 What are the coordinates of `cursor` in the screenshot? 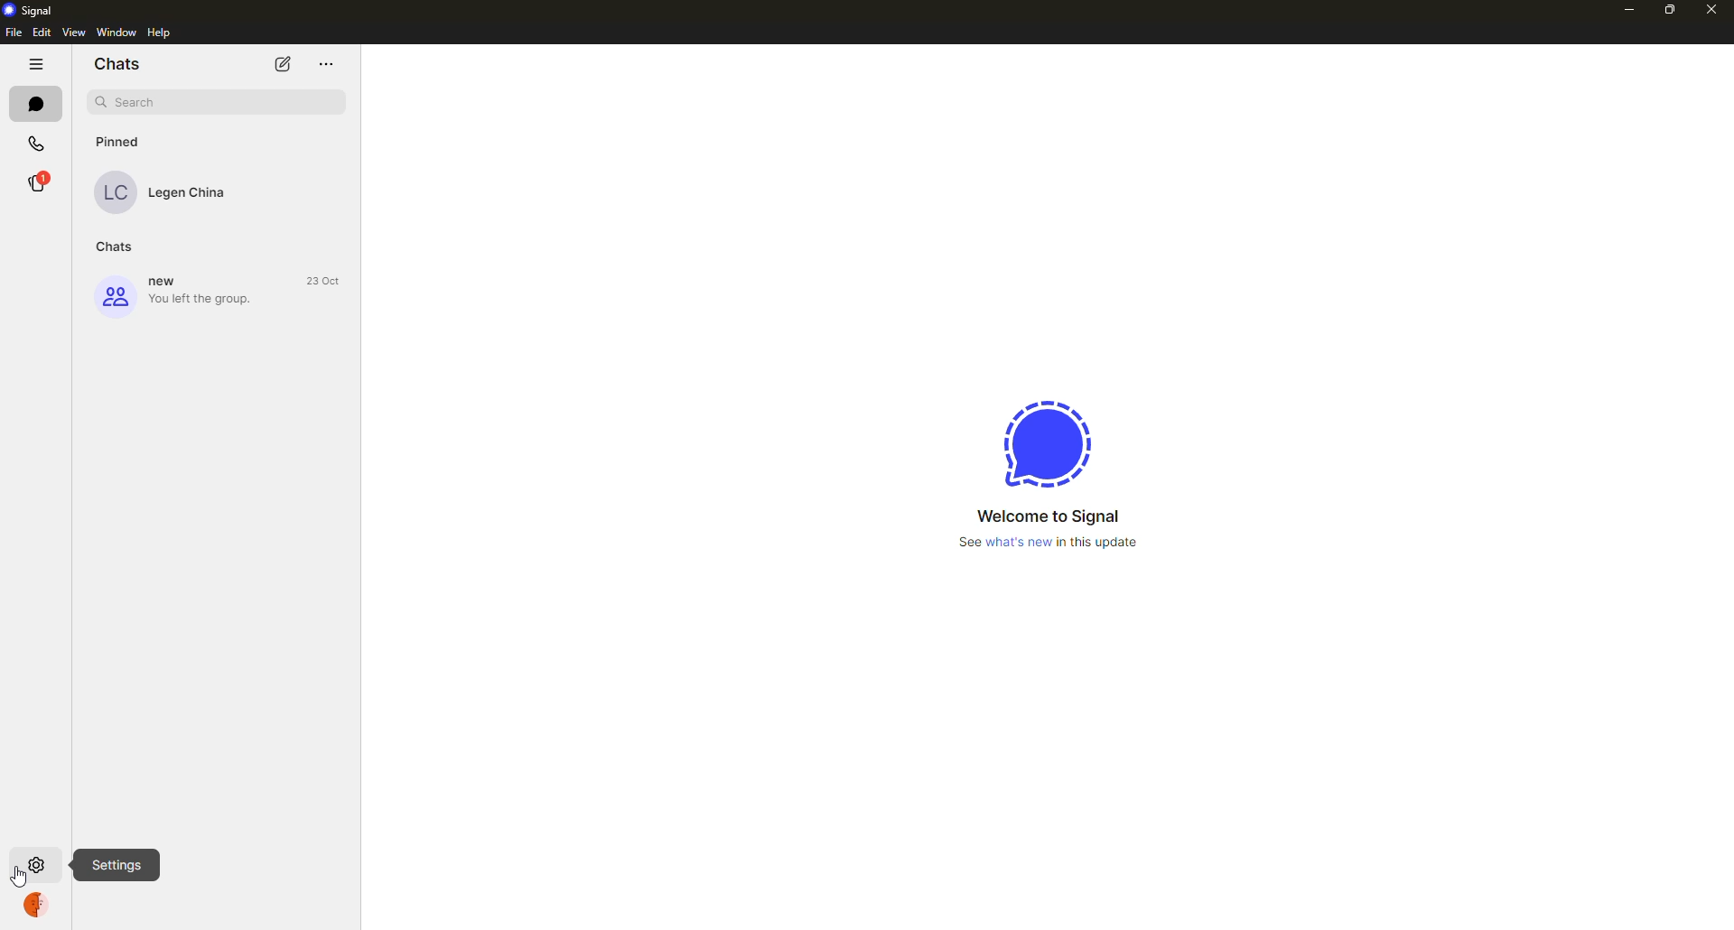 It's located at (21, 876).